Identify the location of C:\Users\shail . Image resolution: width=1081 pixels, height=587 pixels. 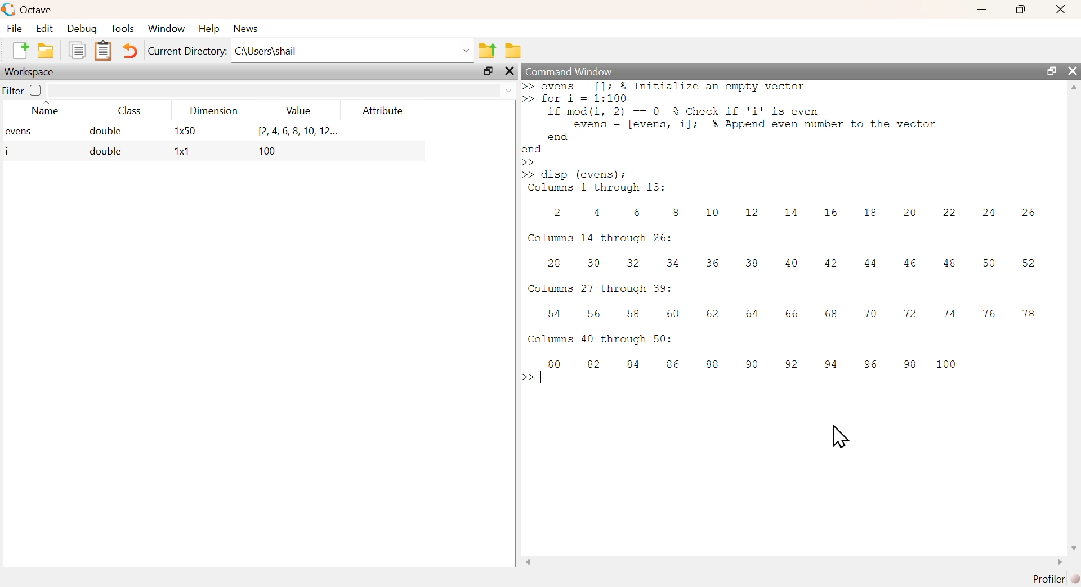
(353, 50).